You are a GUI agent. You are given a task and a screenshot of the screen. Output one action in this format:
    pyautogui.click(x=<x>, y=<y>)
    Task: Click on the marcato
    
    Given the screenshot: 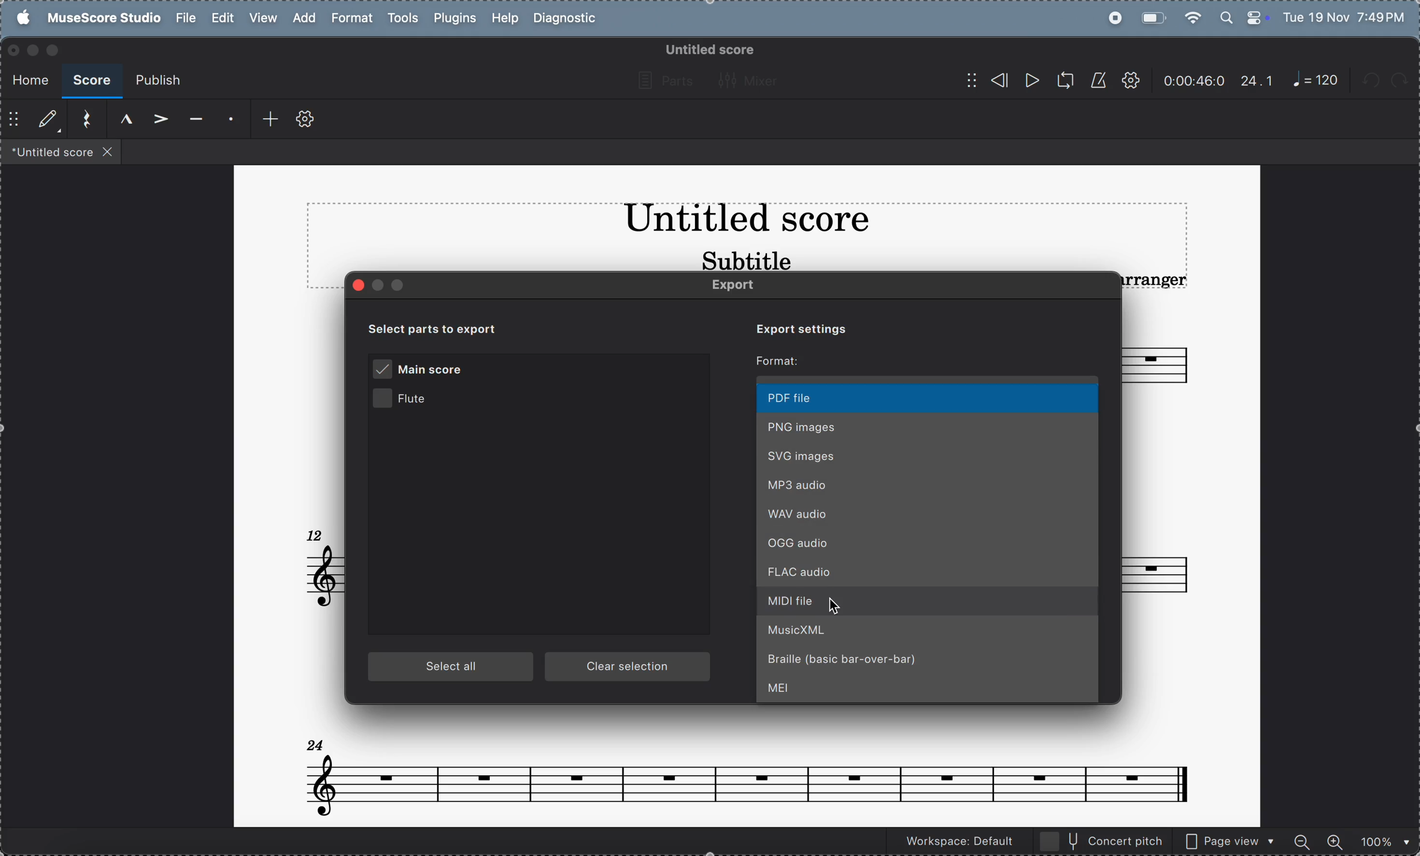 What is the action you would take?
    pyautogui.click(x=121, y=119)
    